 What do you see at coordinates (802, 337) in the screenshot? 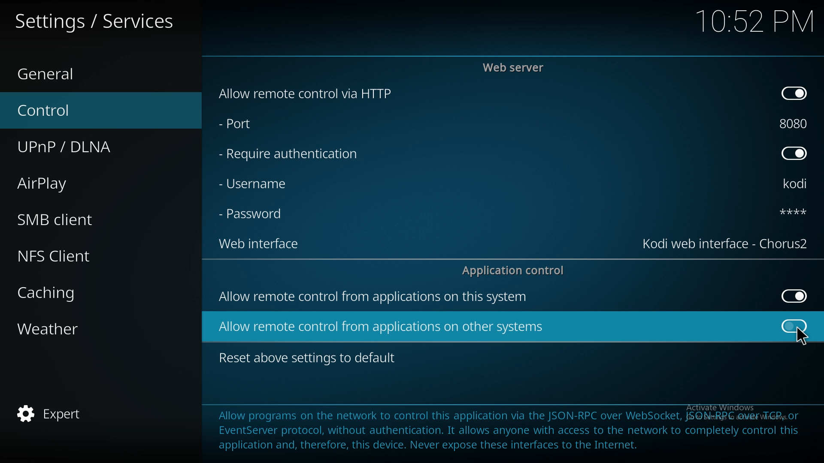
I see `cursor` at bounding box center [802, 337].